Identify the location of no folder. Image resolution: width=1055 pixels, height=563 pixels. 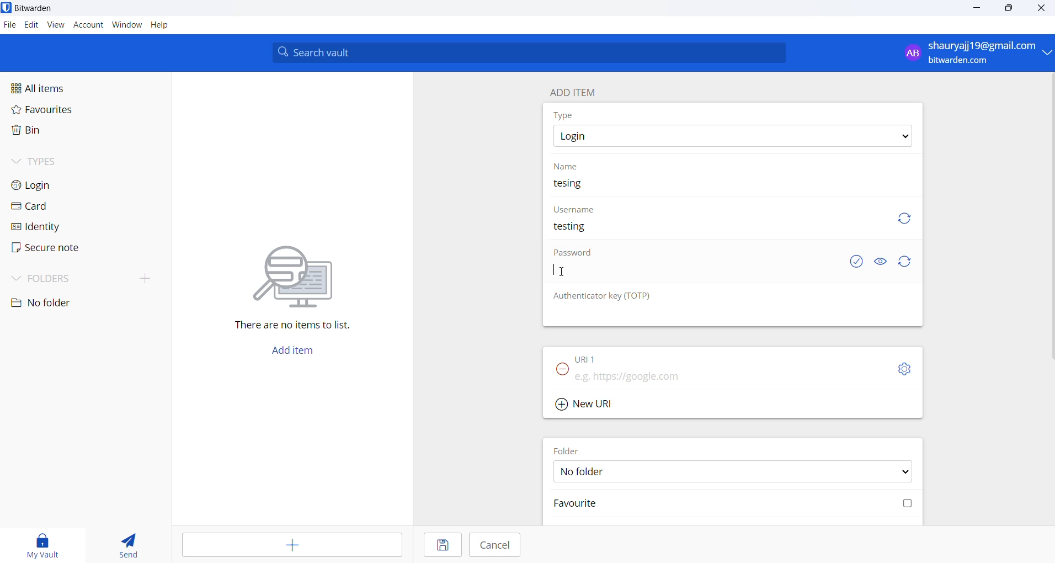
(66, 303).